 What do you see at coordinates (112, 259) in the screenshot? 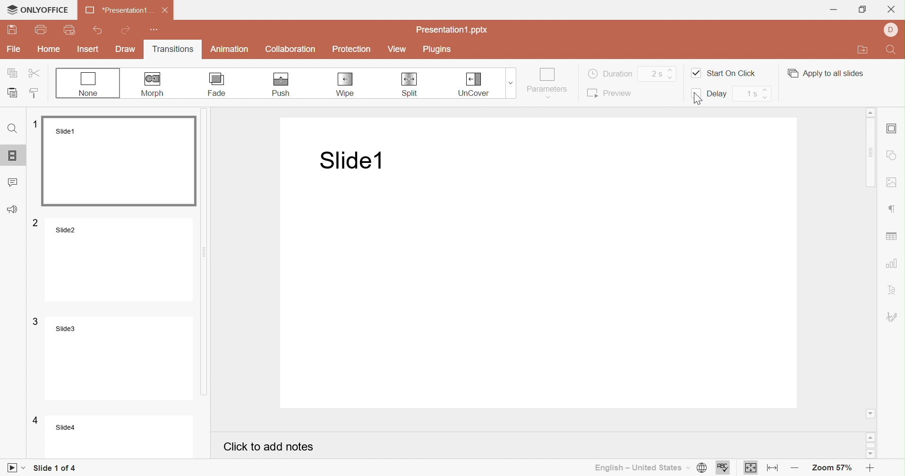
I see `Slide2` at bounding box center [112, 259].